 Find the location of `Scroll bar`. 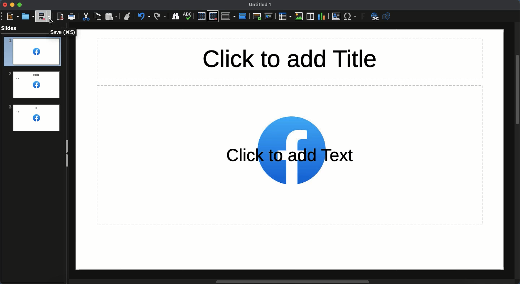

Scroll bar is located at coordinates (293, 282).